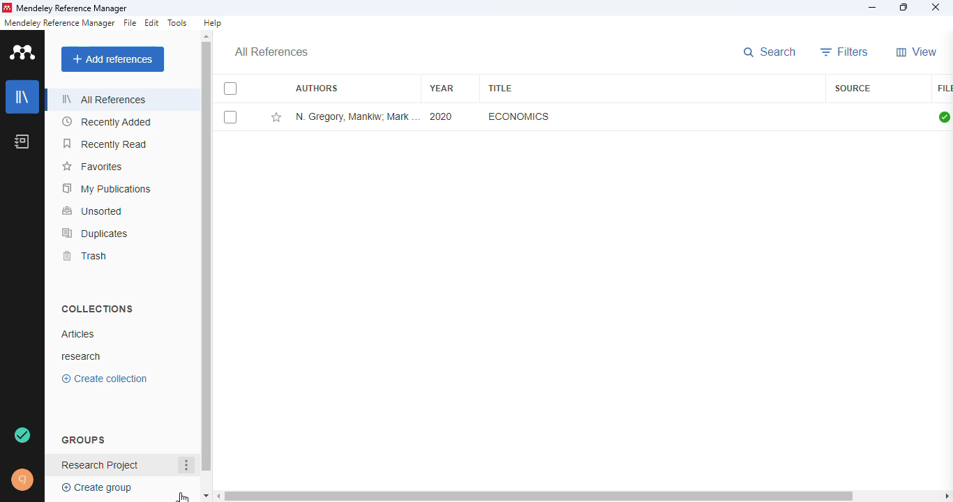  Describe the element at coordinates (442, 88) in the screenshot. I see `year` at that location.